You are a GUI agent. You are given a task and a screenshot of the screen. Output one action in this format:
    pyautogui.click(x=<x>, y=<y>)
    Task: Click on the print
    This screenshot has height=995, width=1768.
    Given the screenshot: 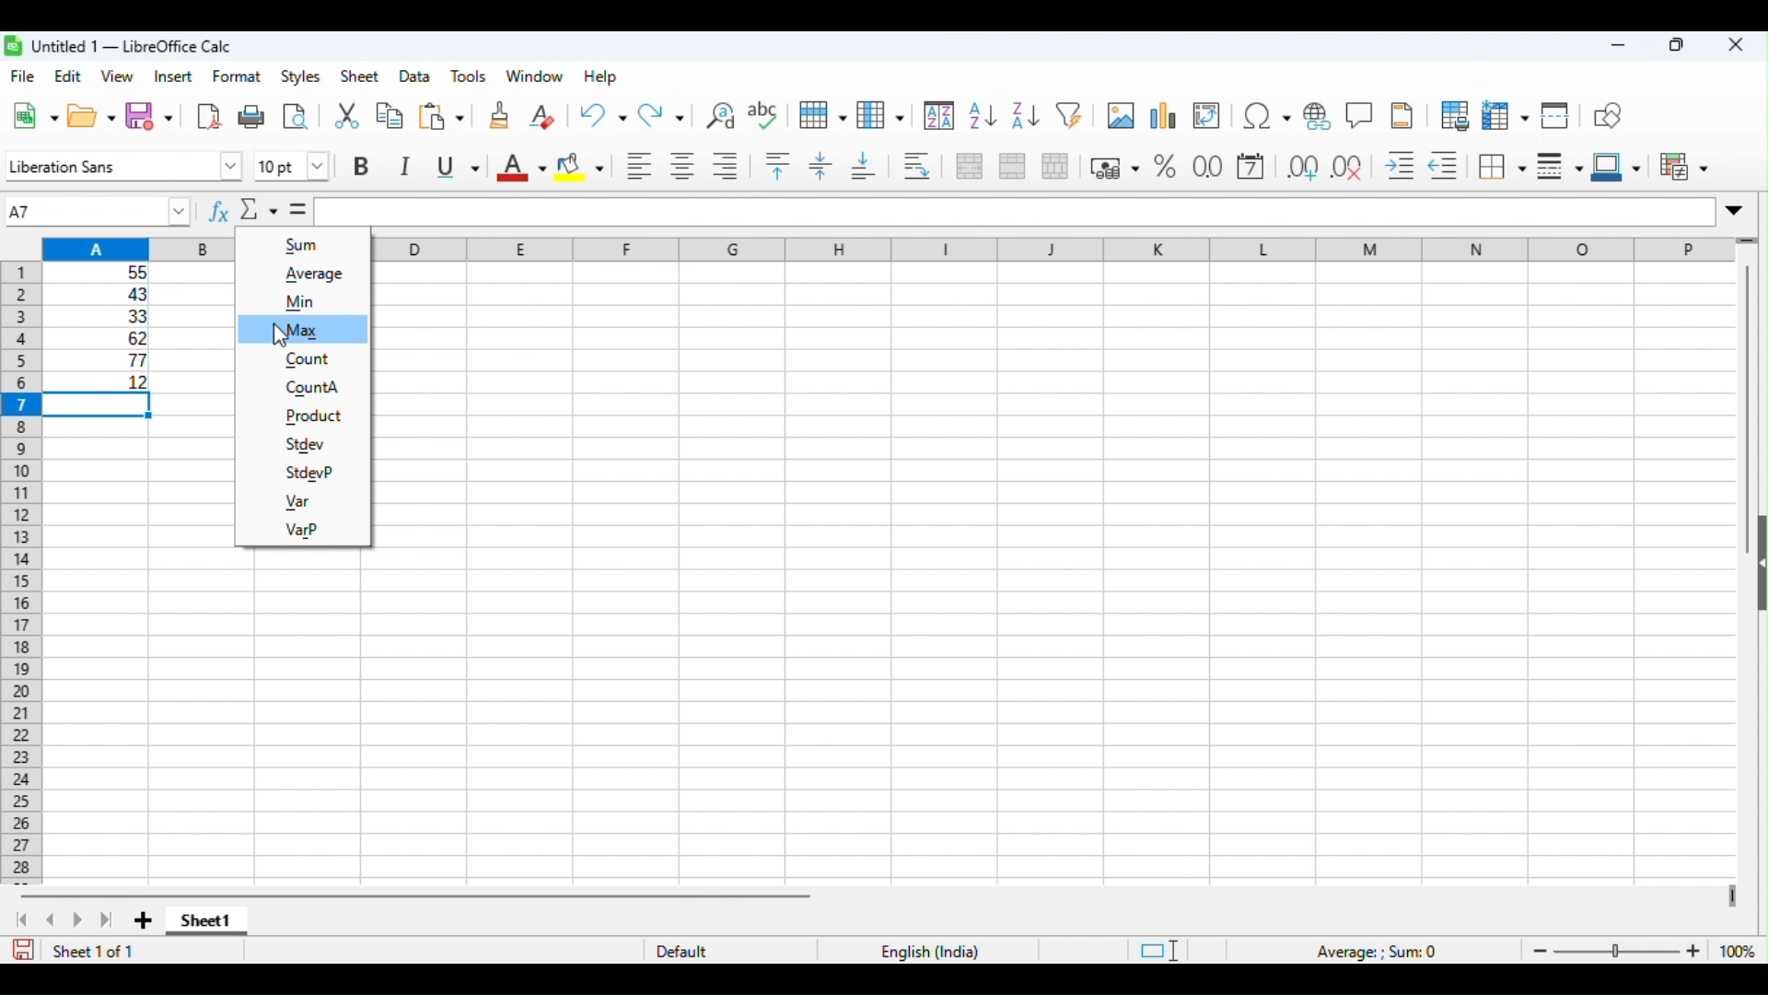 What is the action you would take?
    pyautogui.click(x=252, y=117)
    